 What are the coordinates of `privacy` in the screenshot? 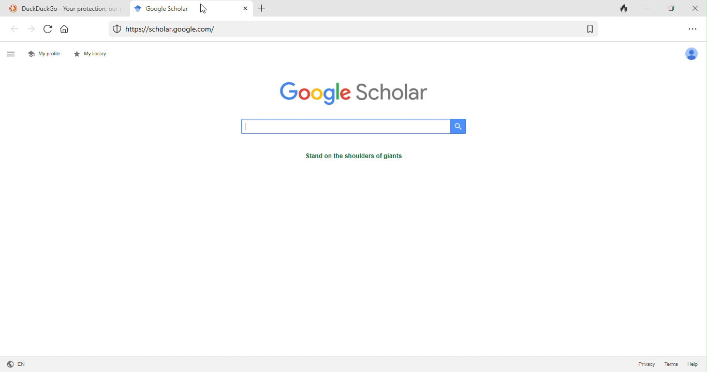 It's located at (646, 365).